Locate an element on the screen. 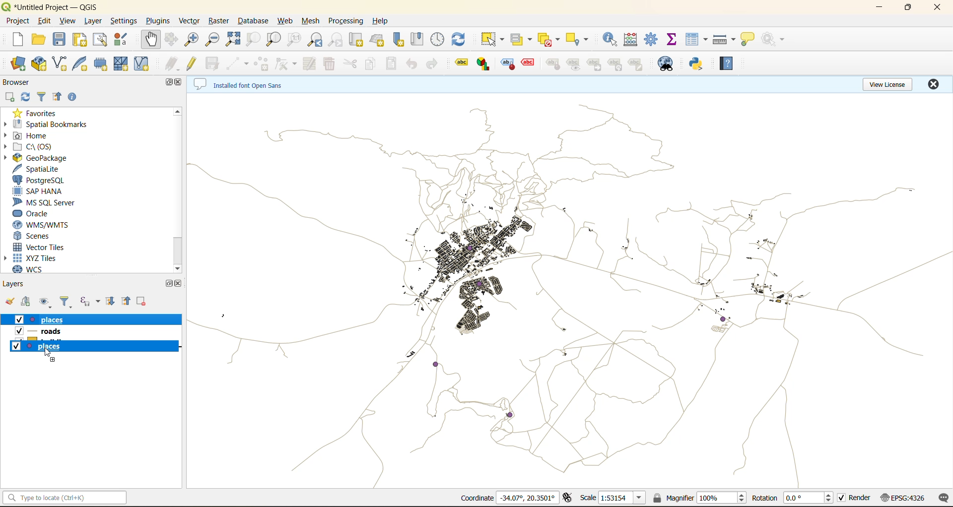 The height and width of the screenshot is (507, 953). change label properties is located at coordinates (638, 65).